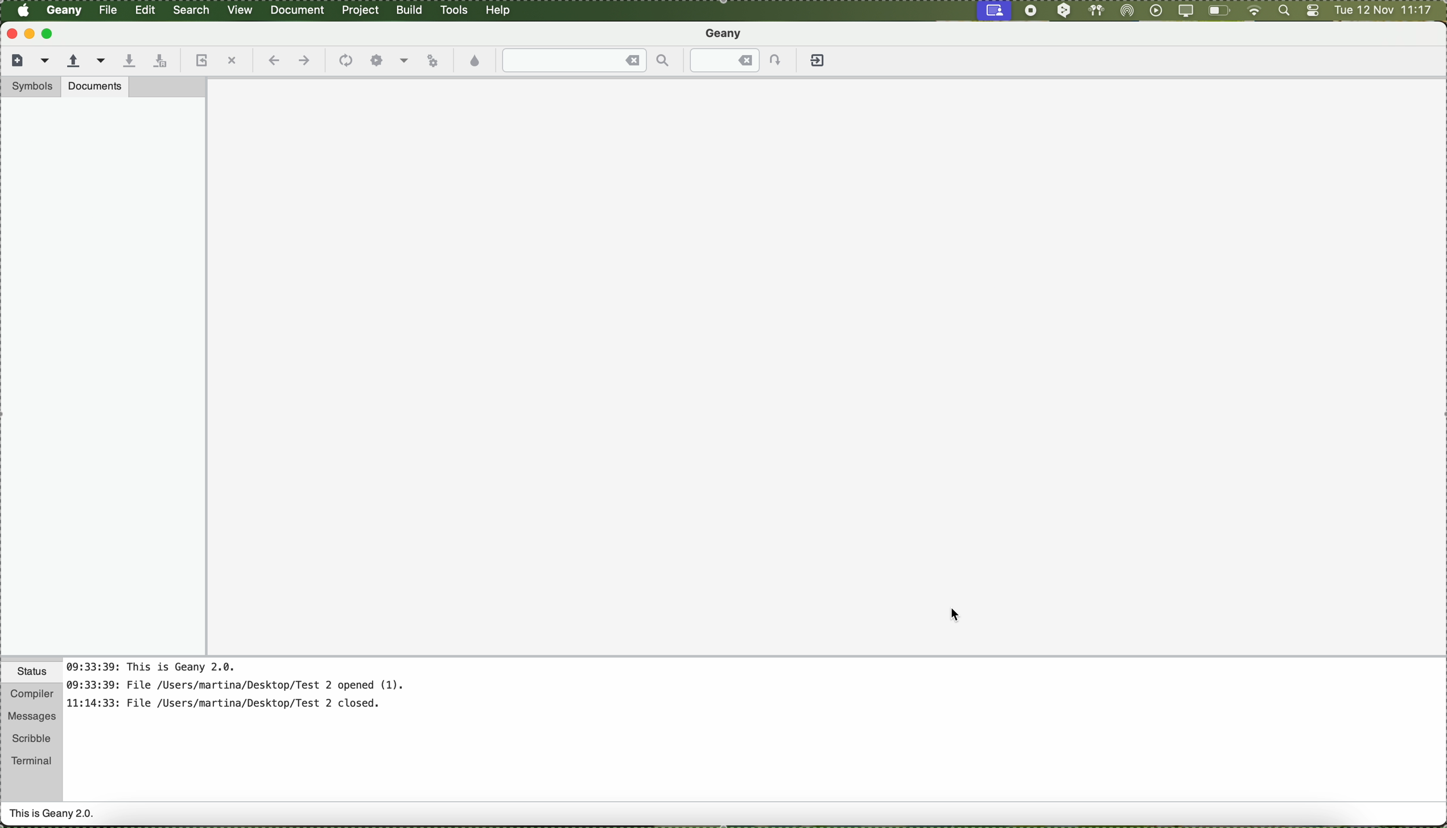 The width and height of the screenshot is (1447, 828). I want to click on help, so click(499, 10).